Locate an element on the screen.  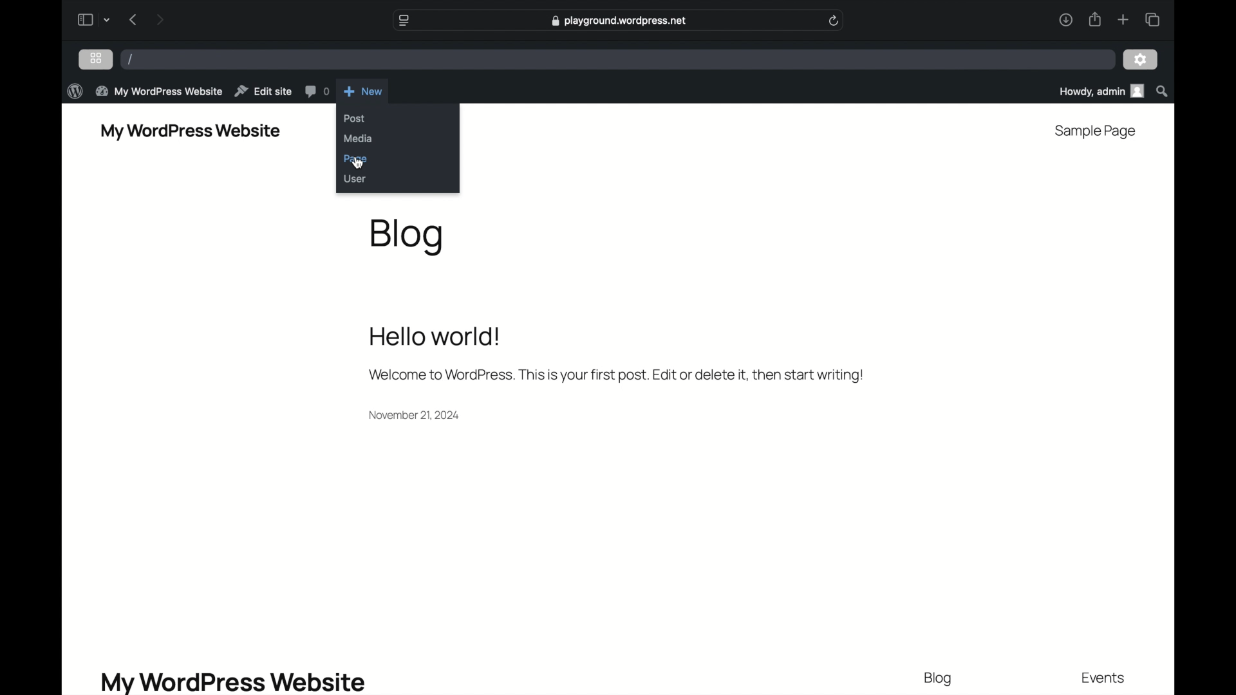
edit site is located at coordinates (264, 91).